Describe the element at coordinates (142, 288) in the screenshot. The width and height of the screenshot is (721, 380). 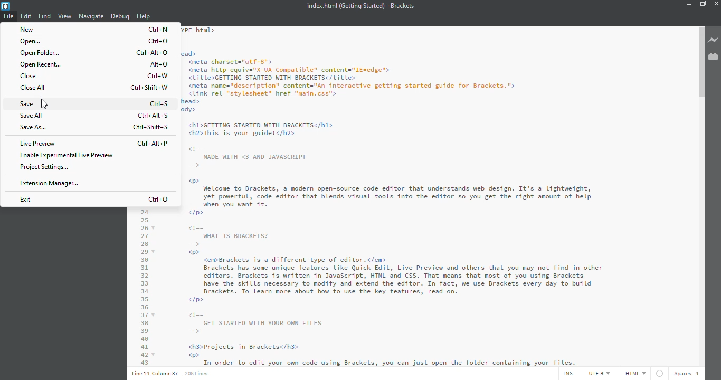
I see `code line` at that location.